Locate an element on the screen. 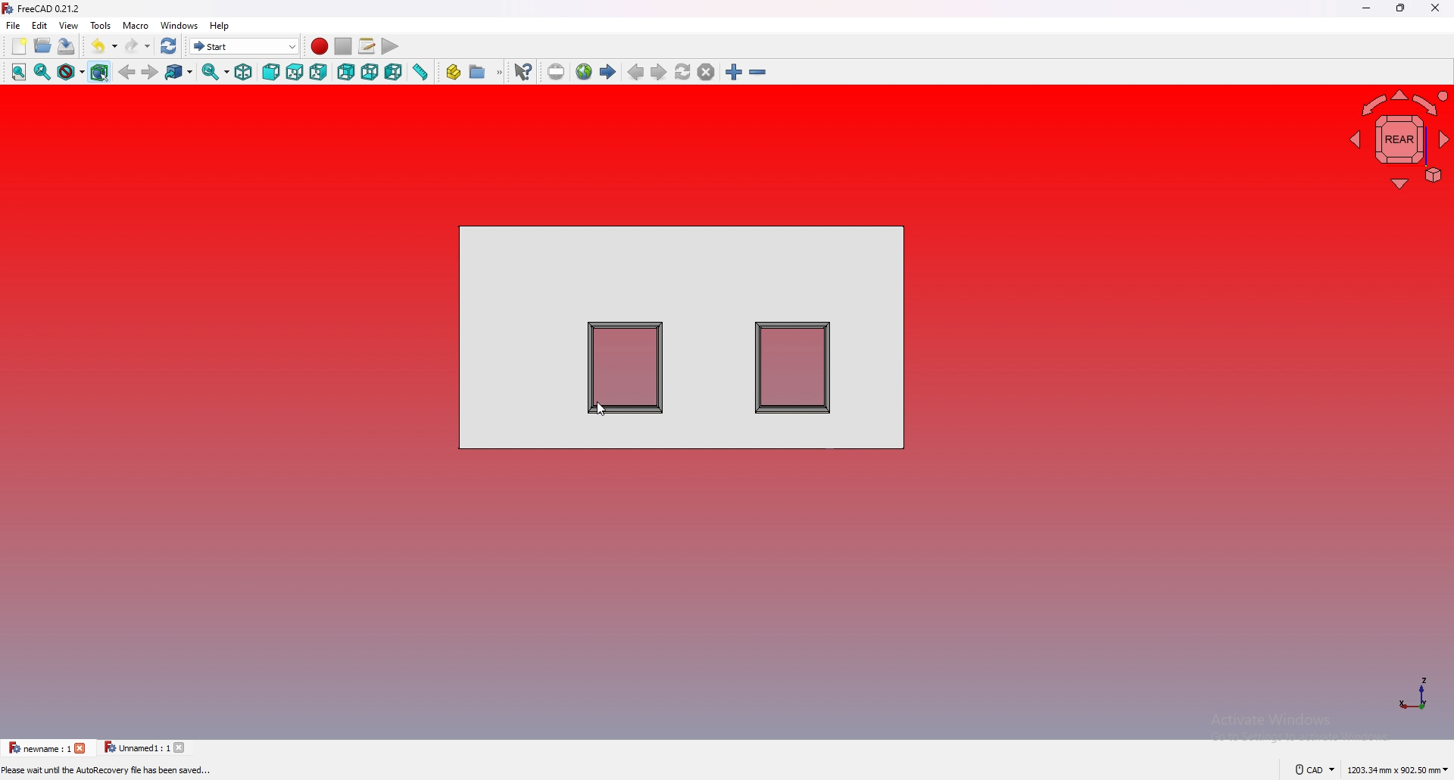 This screenshot has width=1454, height=780. set url is located at coordinates (555, 71).